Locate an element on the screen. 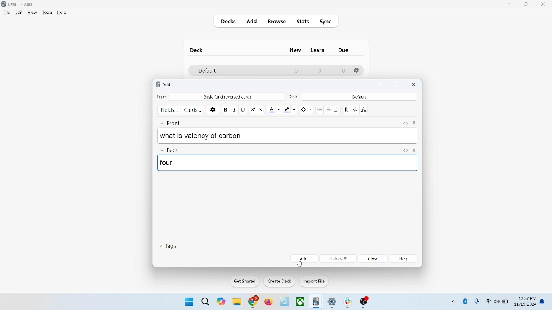 This screenshot has width=552, height=310. chrome is located at coordinates (254, 302).